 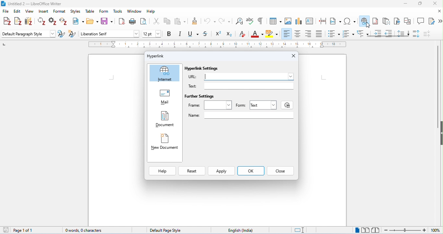 What do you see at coordinates (417, 34) in the screenshot?
I see `paragraph spacing` at bounding box center [417, 34].